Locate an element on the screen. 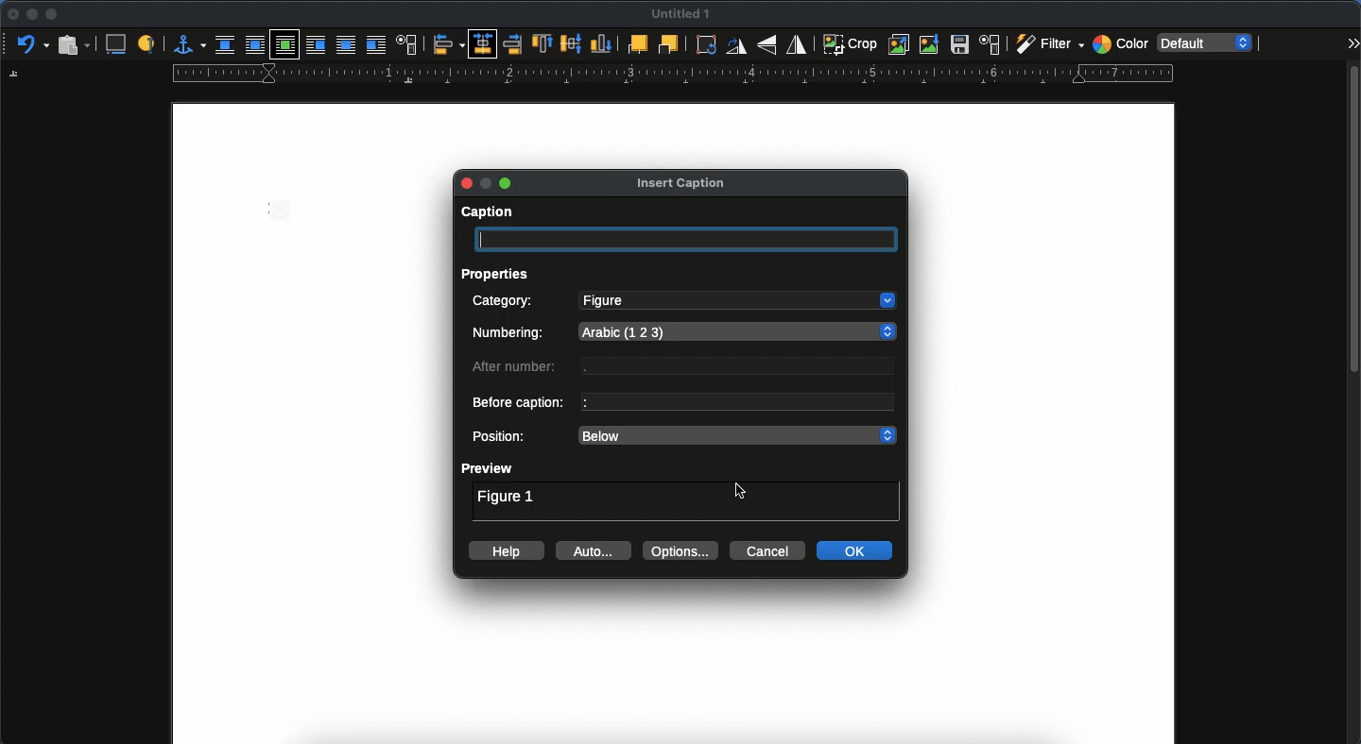 Image resolution: width=1361 pixels, height=744 pixels. middle to anchor is located at coordinates (573, 44).